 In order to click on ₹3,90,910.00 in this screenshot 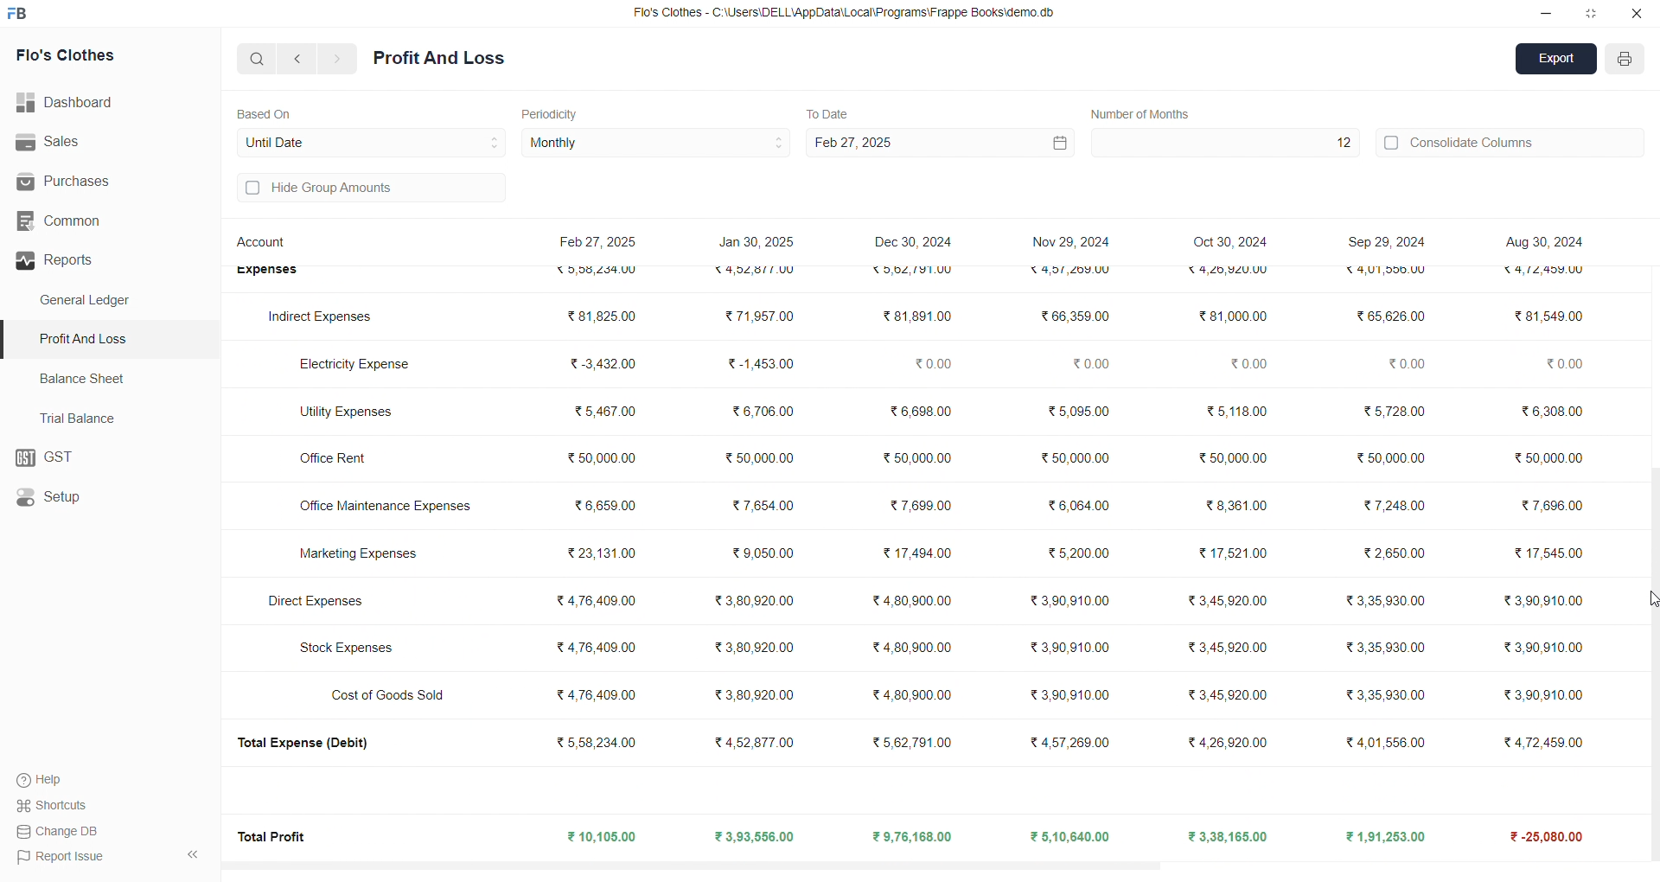, I will do `click(1073, 647)`.